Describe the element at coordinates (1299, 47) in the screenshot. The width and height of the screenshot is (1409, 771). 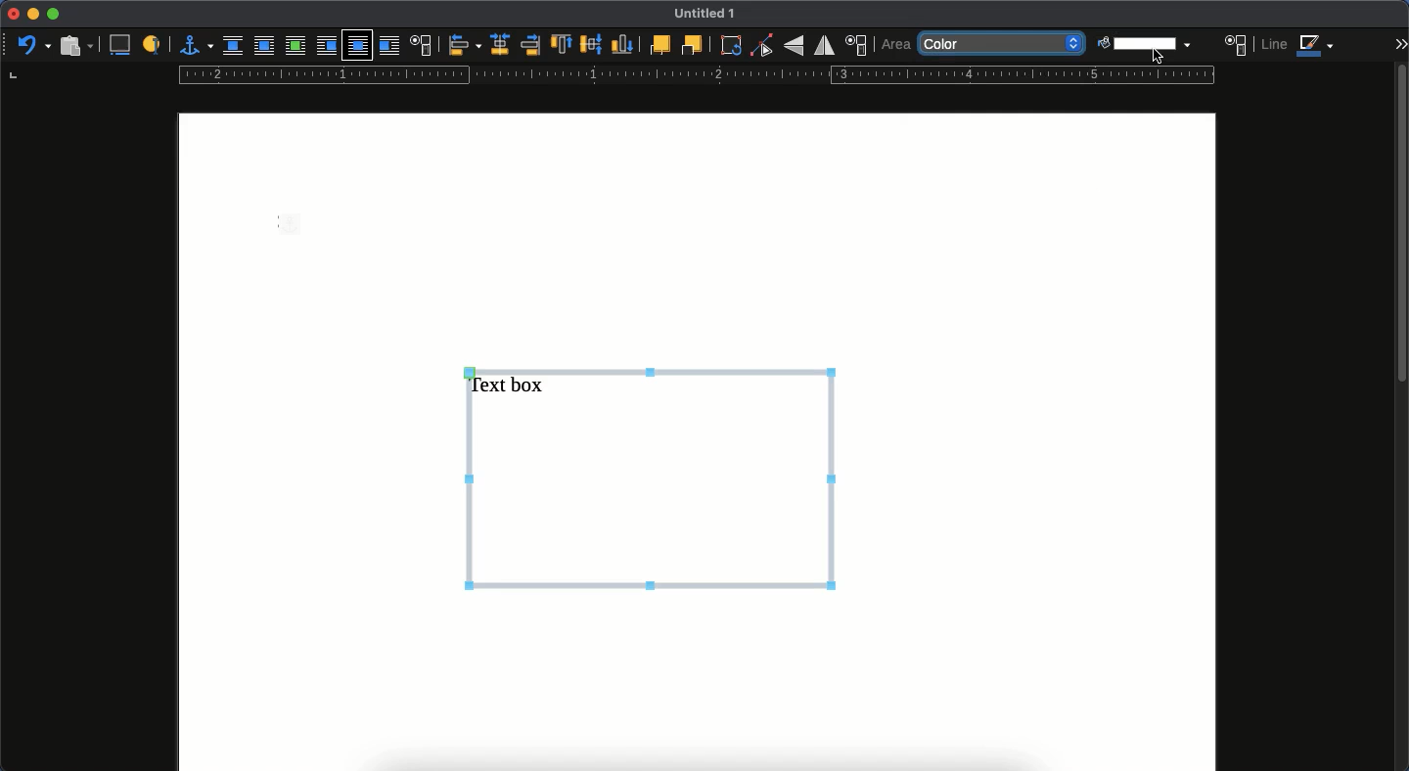
I see `line color` at that location.